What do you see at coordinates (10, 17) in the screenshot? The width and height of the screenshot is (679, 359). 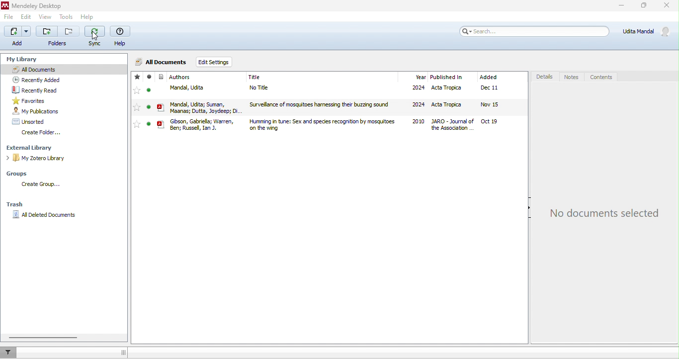 I see `file` at bounding box center [10, 17].